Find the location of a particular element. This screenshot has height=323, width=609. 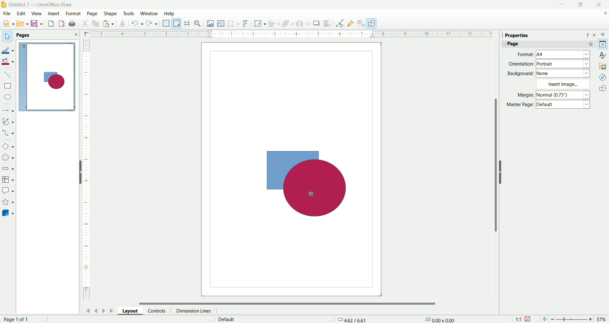

background is located at coordinates (549, 74).